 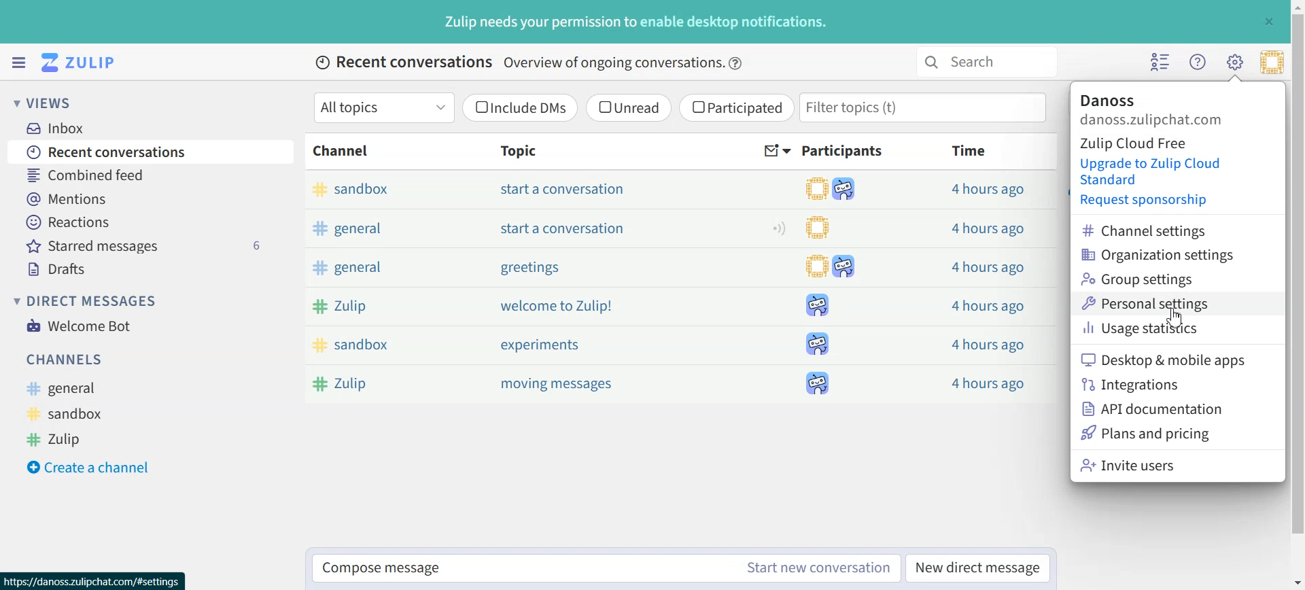 What do you see at coordinates (394, 347) in the screenshot?
I see `#Sandbox` at bounding box center [394, 347].